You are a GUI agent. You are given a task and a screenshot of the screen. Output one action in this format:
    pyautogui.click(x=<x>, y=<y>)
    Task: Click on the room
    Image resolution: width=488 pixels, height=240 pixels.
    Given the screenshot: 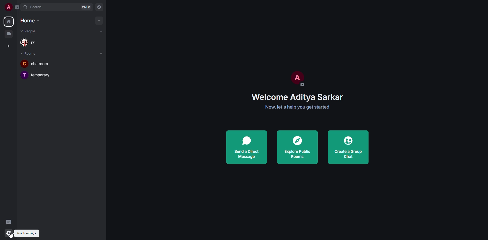 What is the action you would take?
    pyautogui.click(x=35, y=64)
    